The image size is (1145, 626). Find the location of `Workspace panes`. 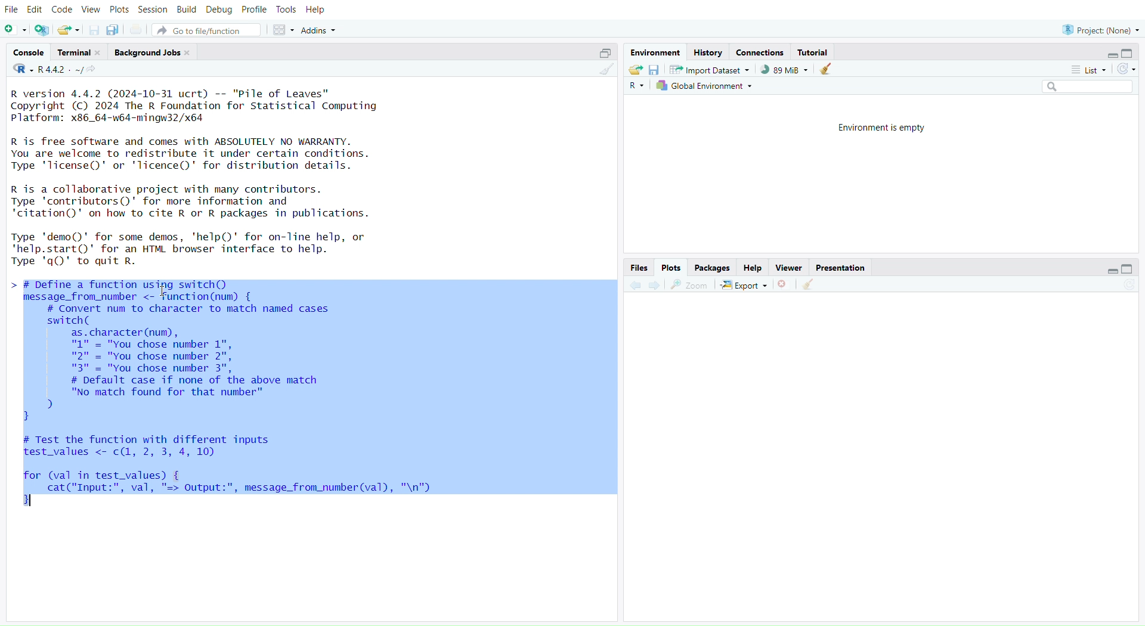

Workspace panes is located at coordinates (282, 30).